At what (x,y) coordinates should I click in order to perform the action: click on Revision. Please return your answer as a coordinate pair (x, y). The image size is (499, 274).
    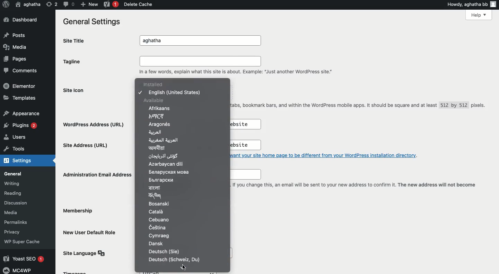
    Looking at the image, I should click on (50, 5).